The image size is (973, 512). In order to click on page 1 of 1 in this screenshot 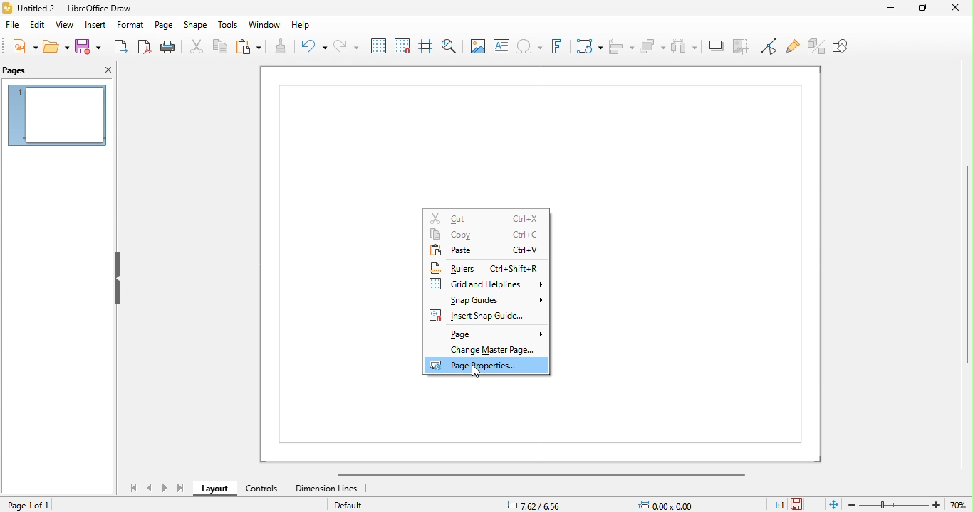, I will do `click(31, 505)`.